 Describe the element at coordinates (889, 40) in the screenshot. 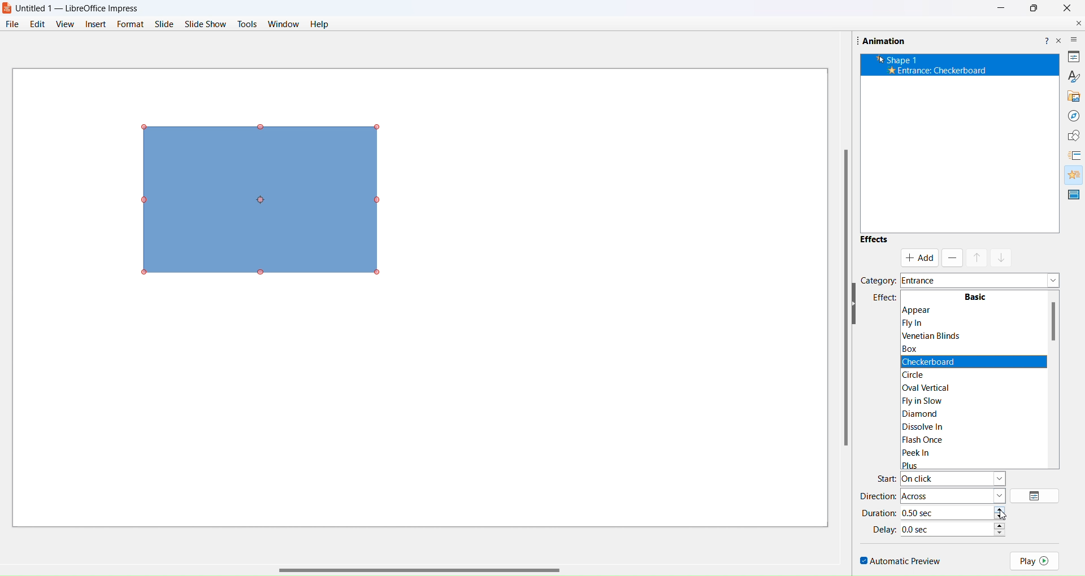

I see `Animation` at that location.